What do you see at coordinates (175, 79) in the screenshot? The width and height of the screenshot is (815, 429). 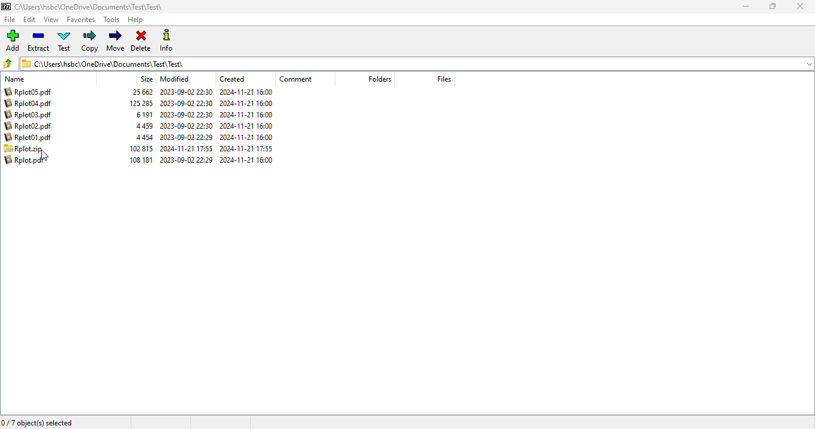 I see `modified` at bounding box center [175, 79].